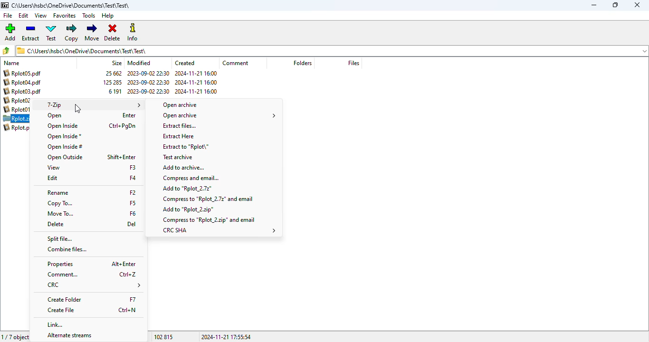  What do you see at coordinates (22, 82) in the screenshot?
I see `Rplot04.pdf` at bounding box center [22, 82].